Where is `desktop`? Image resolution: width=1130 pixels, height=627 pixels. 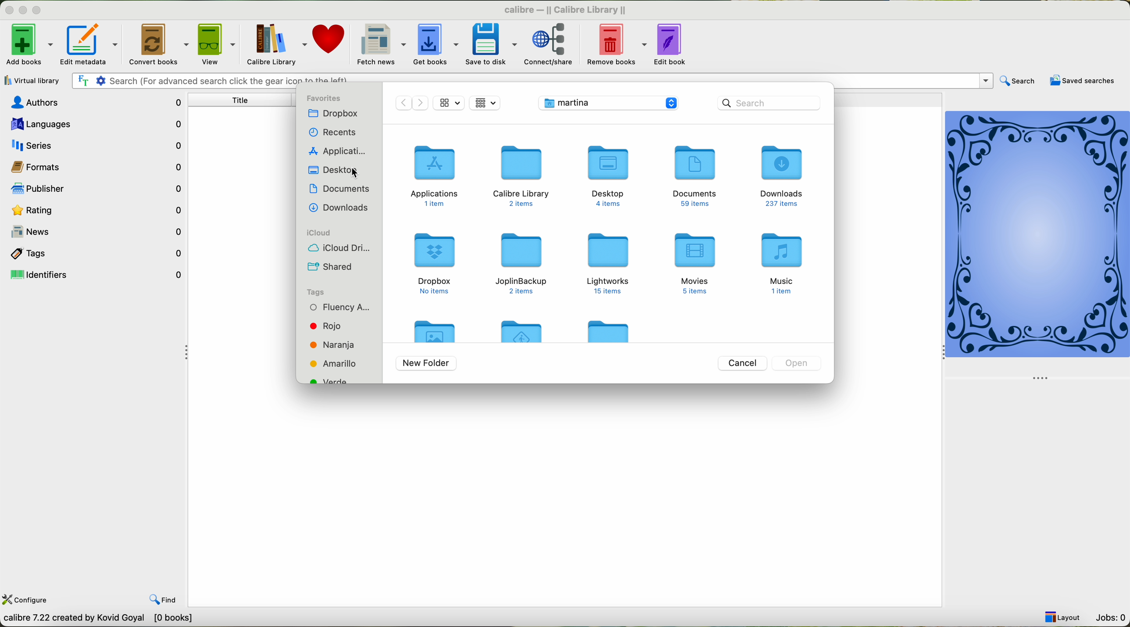
desktop is located at coordinates (333, 170).